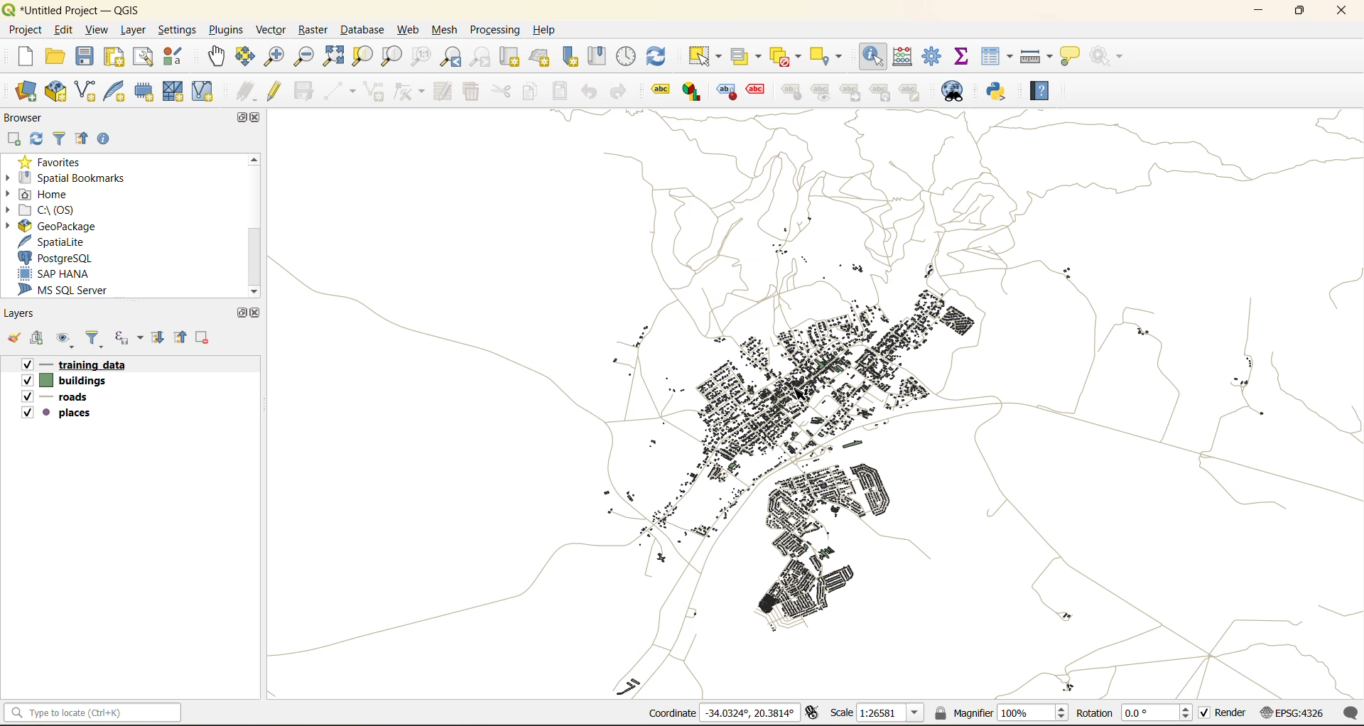  Describe the element at coordinates (60, 242) in the screenshot. I see `spatialite` at that location.